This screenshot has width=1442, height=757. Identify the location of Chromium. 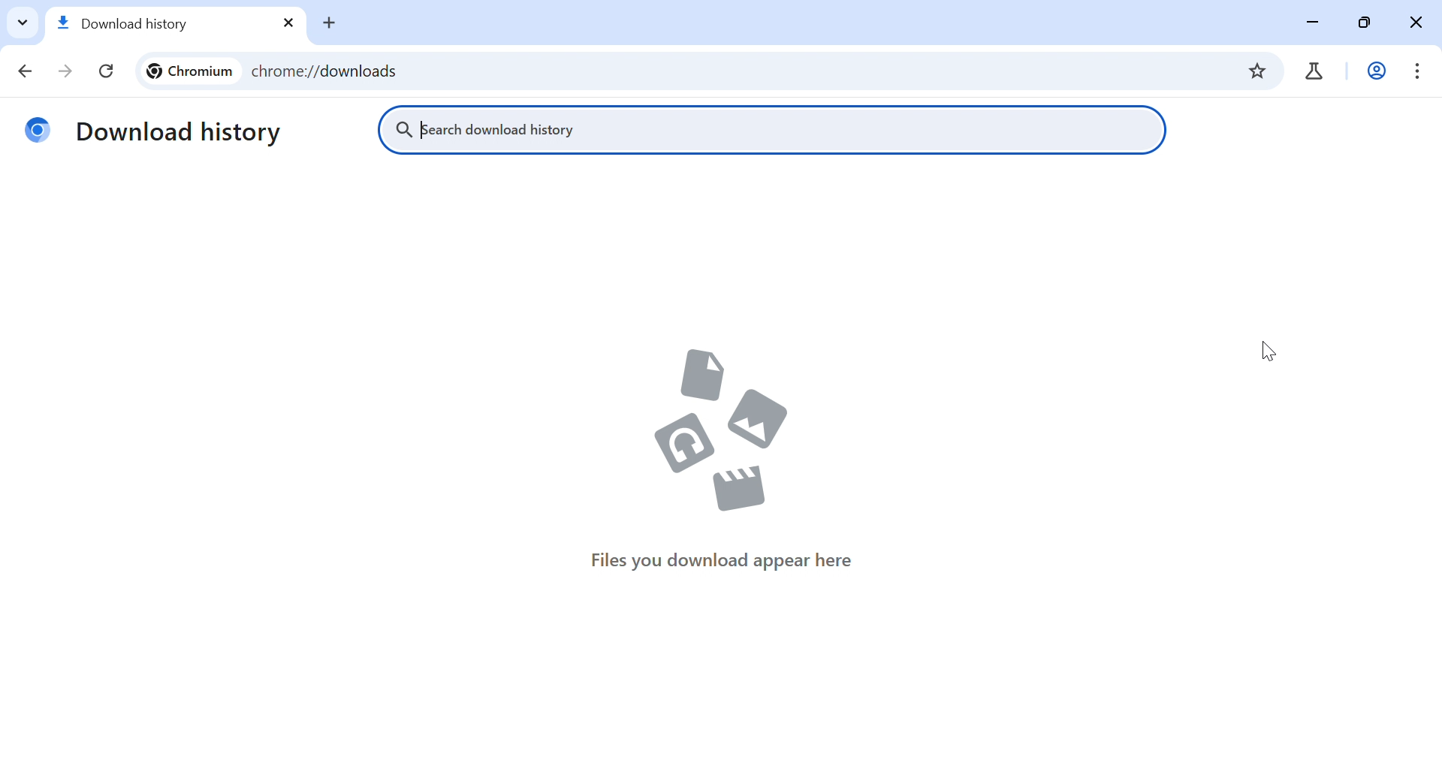
(187, 73).